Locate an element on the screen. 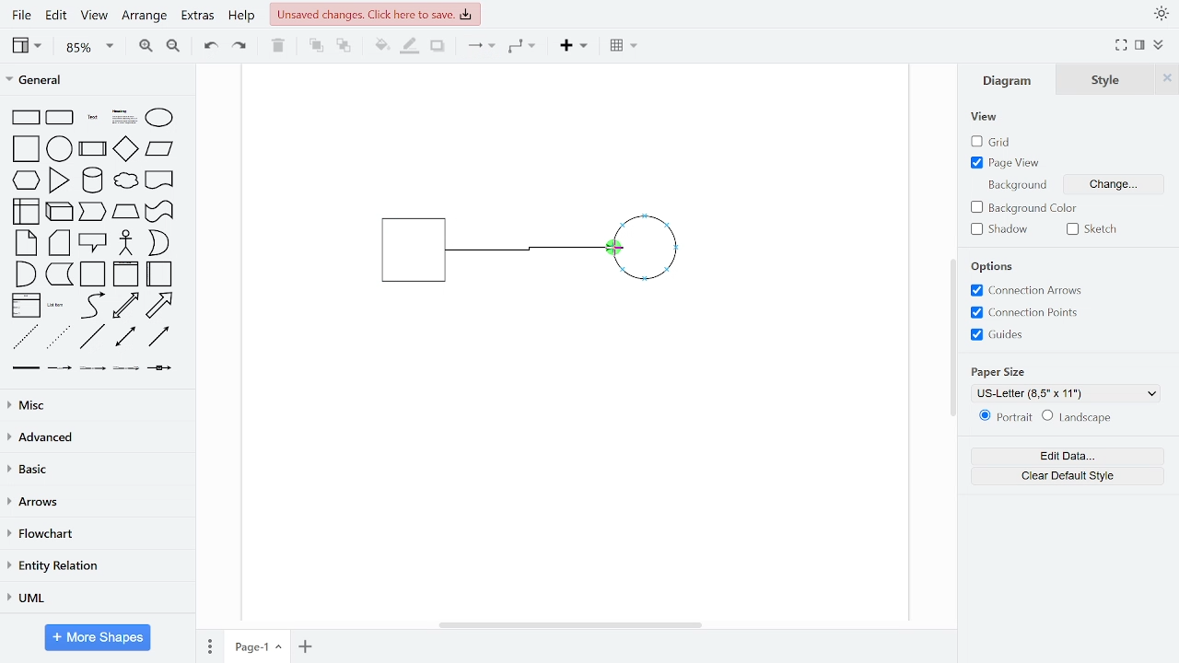 This screenshot has height=663, width=1179. bidirectional connector is located at coordinates (127, 337).